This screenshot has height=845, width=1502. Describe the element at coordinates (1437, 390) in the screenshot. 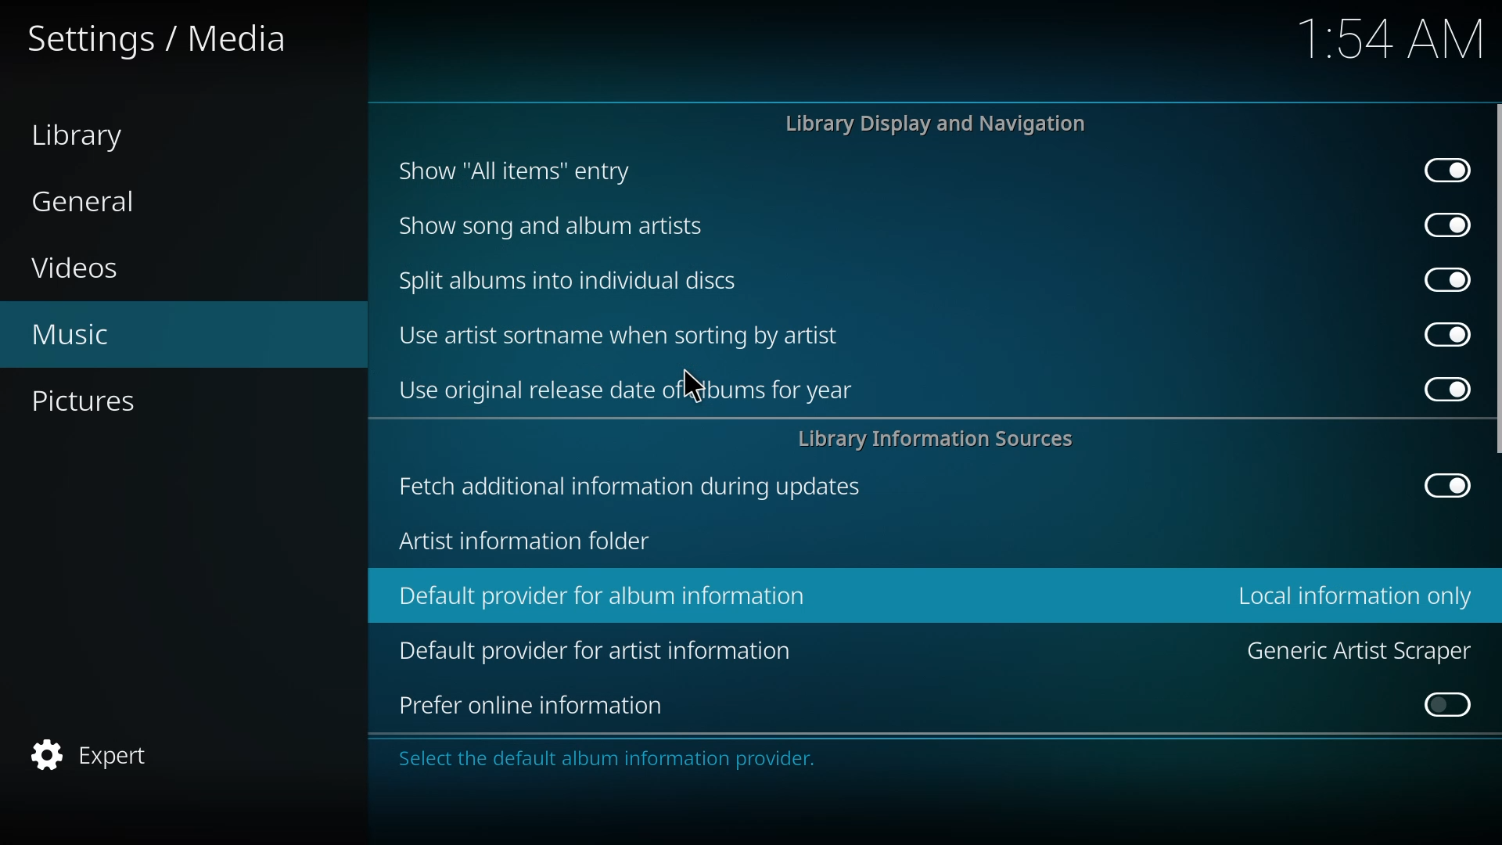

I see `enabled` at that location.